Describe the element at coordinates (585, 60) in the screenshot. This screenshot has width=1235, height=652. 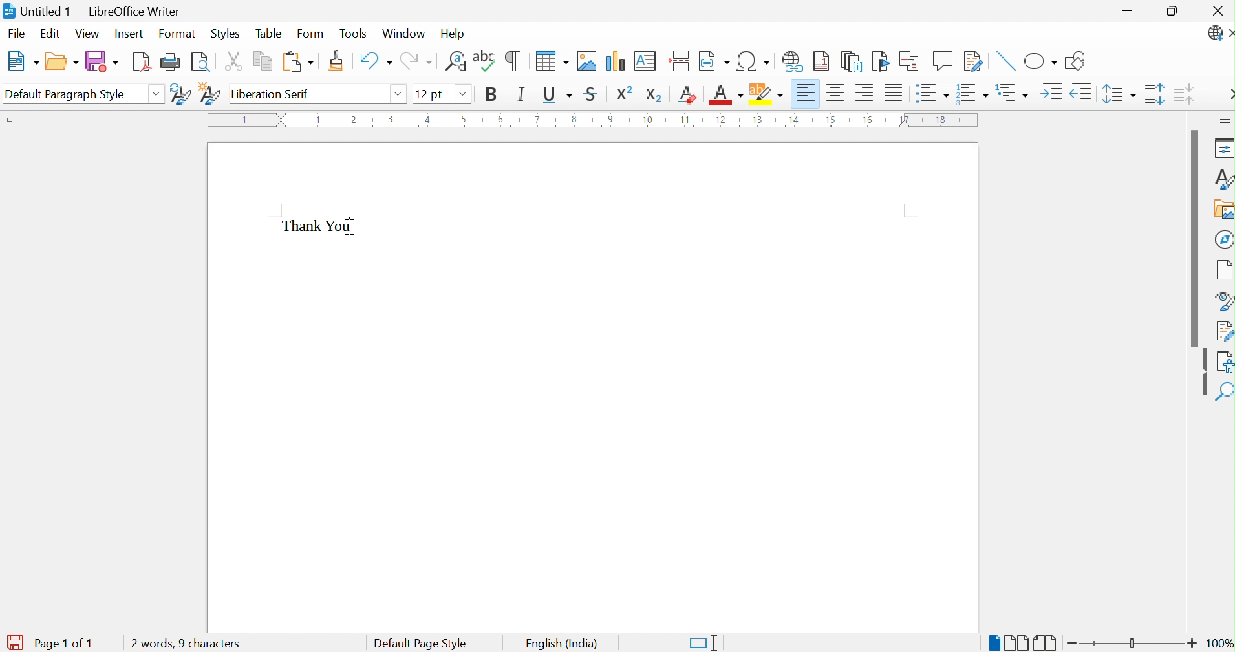
I see `Insert Image` at that location.